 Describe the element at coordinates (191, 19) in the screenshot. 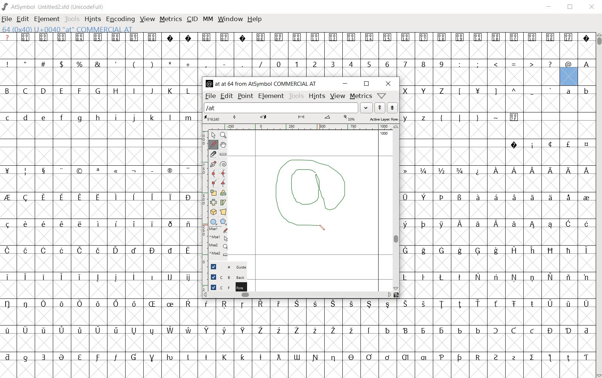

I see `CID` at that location.